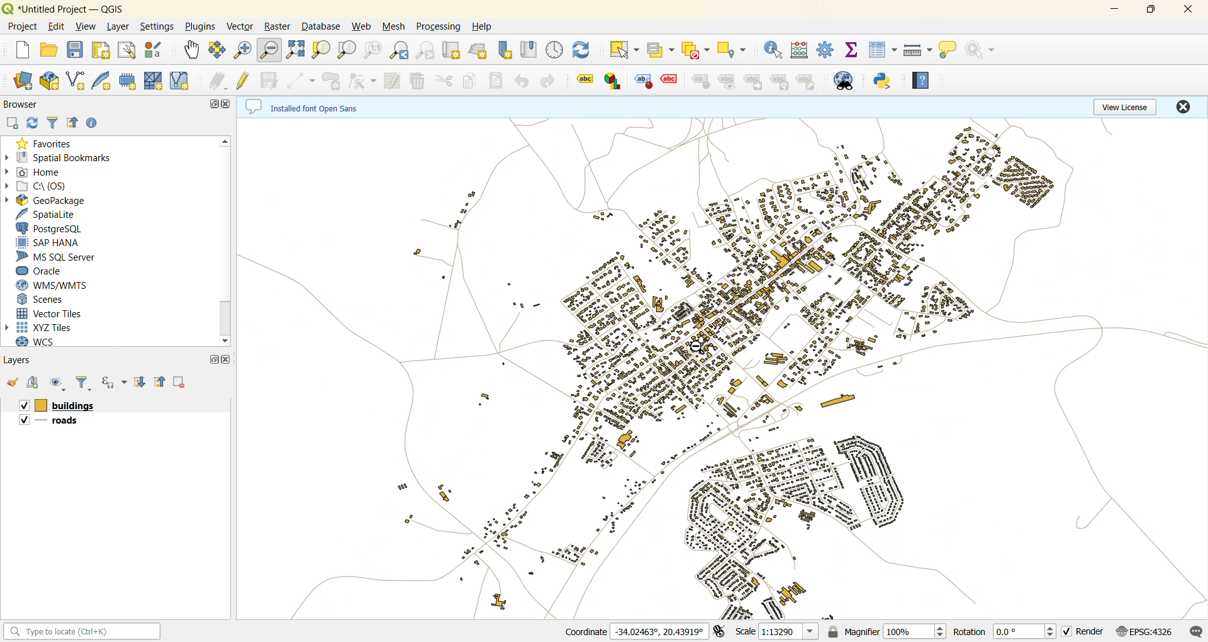 Image resolution: width=1208 pixels, height=642 pixels. What do you see at coordinates (159, 28) in the screenshot?
I see `settings` at bounding box center [159, 28].